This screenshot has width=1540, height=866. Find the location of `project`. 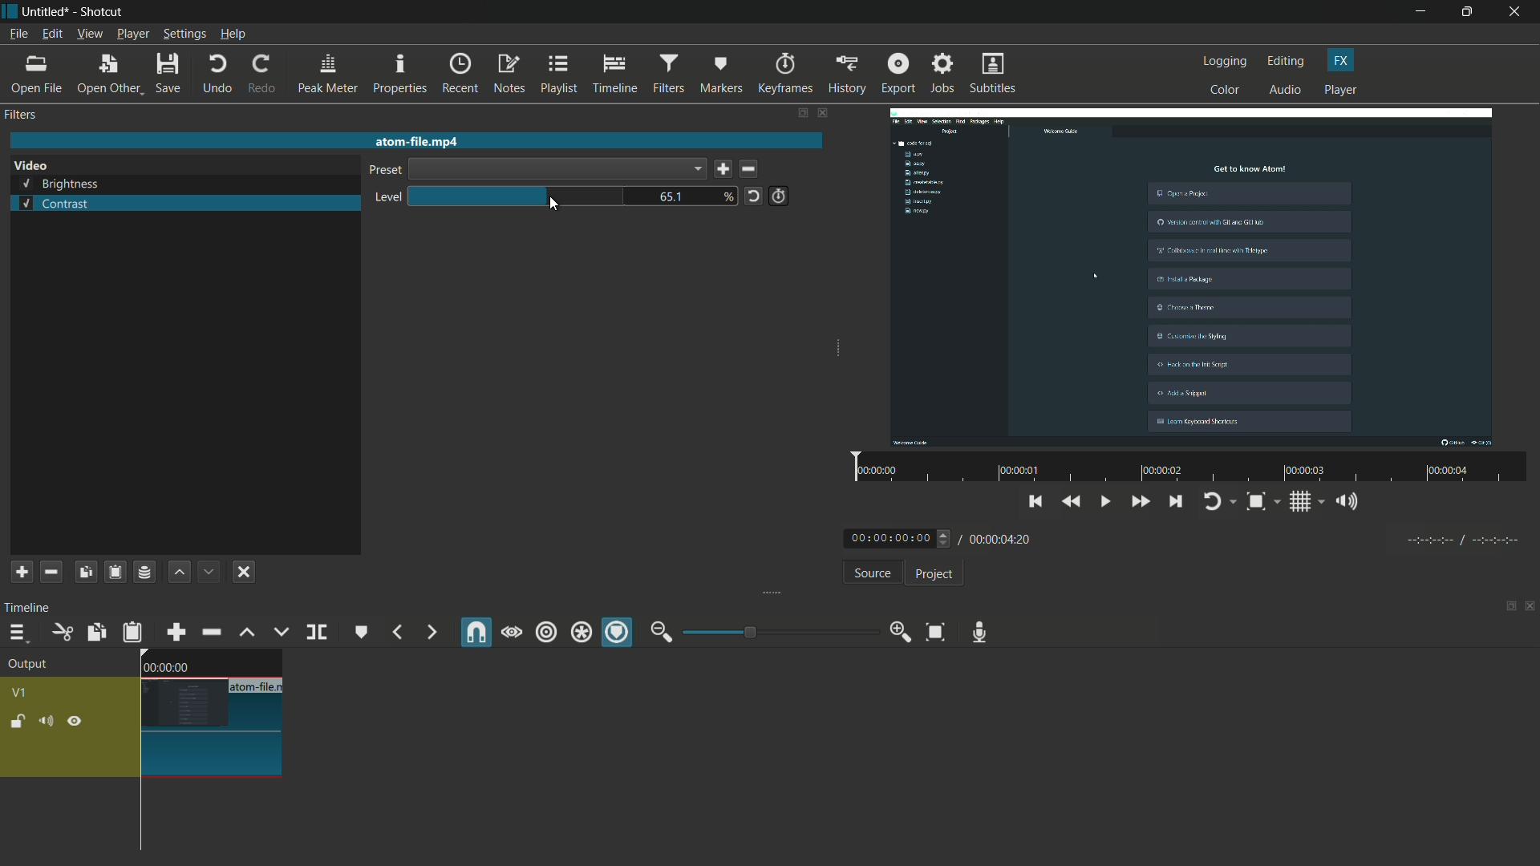

project is located at coordinates (932, 574).